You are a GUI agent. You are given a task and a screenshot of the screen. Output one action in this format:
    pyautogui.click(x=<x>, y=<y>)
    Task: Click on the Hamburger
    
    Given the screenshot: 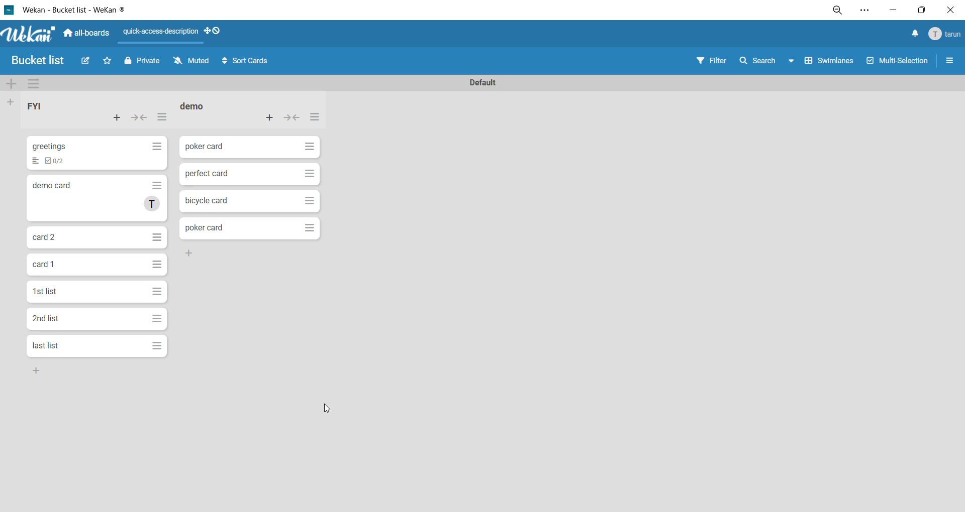 What is the action you would take?
    pyautogui.click(x=156, y=291)
    